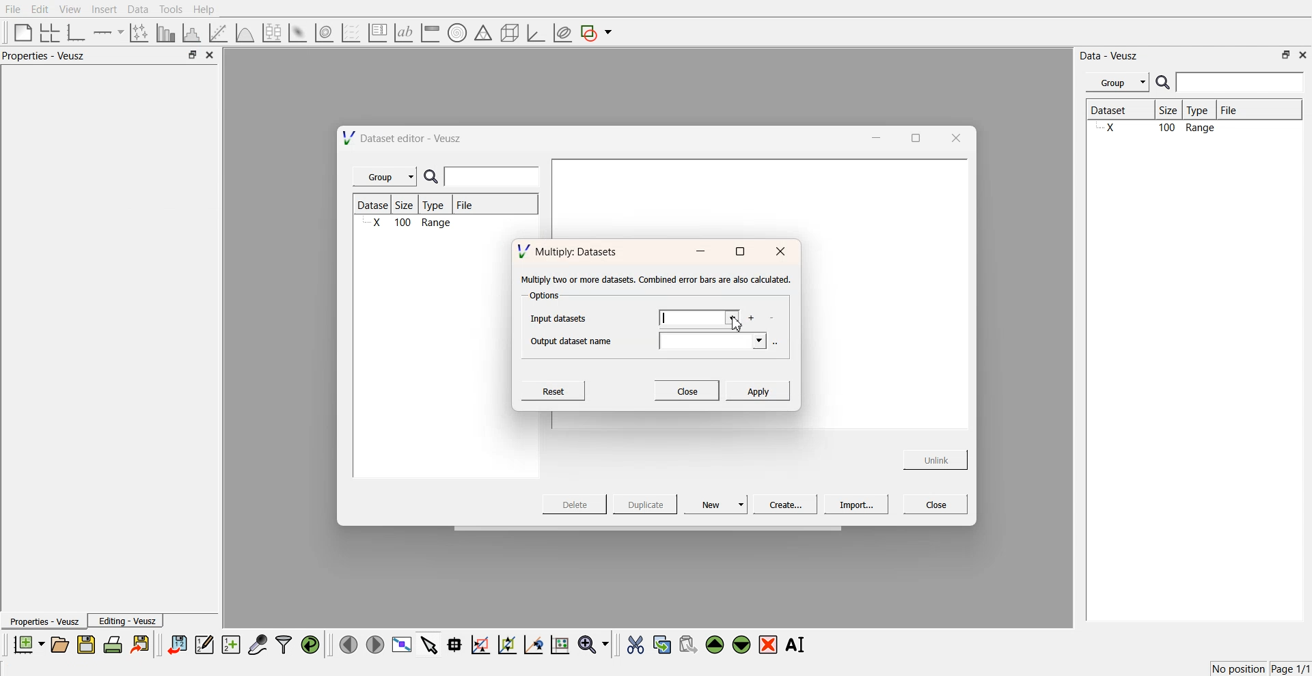  I want to click on Tools, so click(169, 9).